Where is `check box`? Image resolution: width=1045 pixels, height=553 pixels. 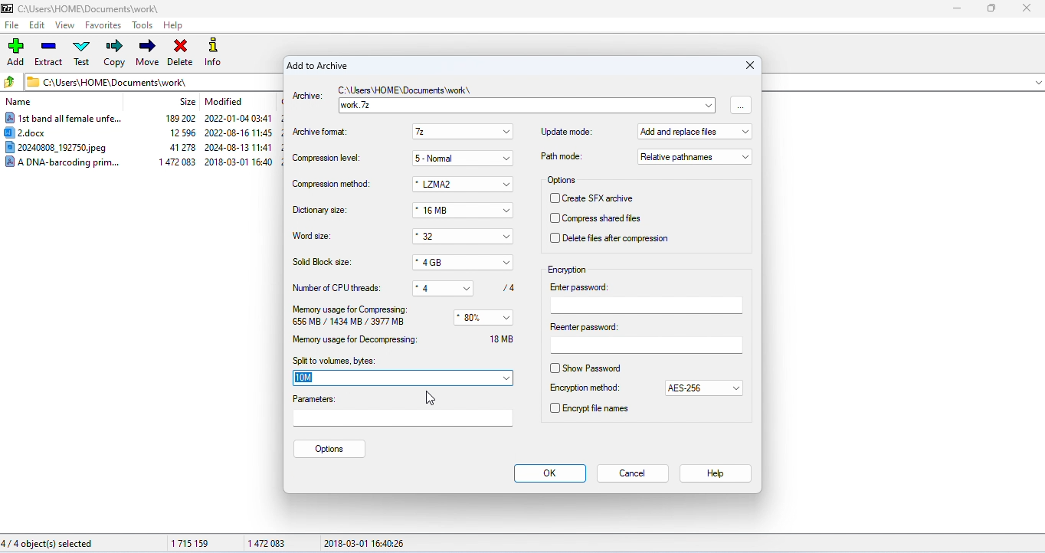 check box is located at coordinates (554, 407).